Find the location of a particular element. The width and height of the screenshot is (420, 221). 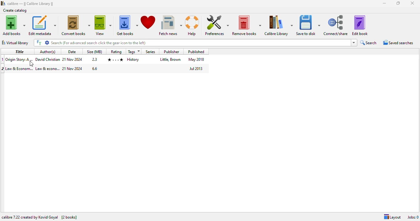

size in mbs is located at coordinates (94, 68).